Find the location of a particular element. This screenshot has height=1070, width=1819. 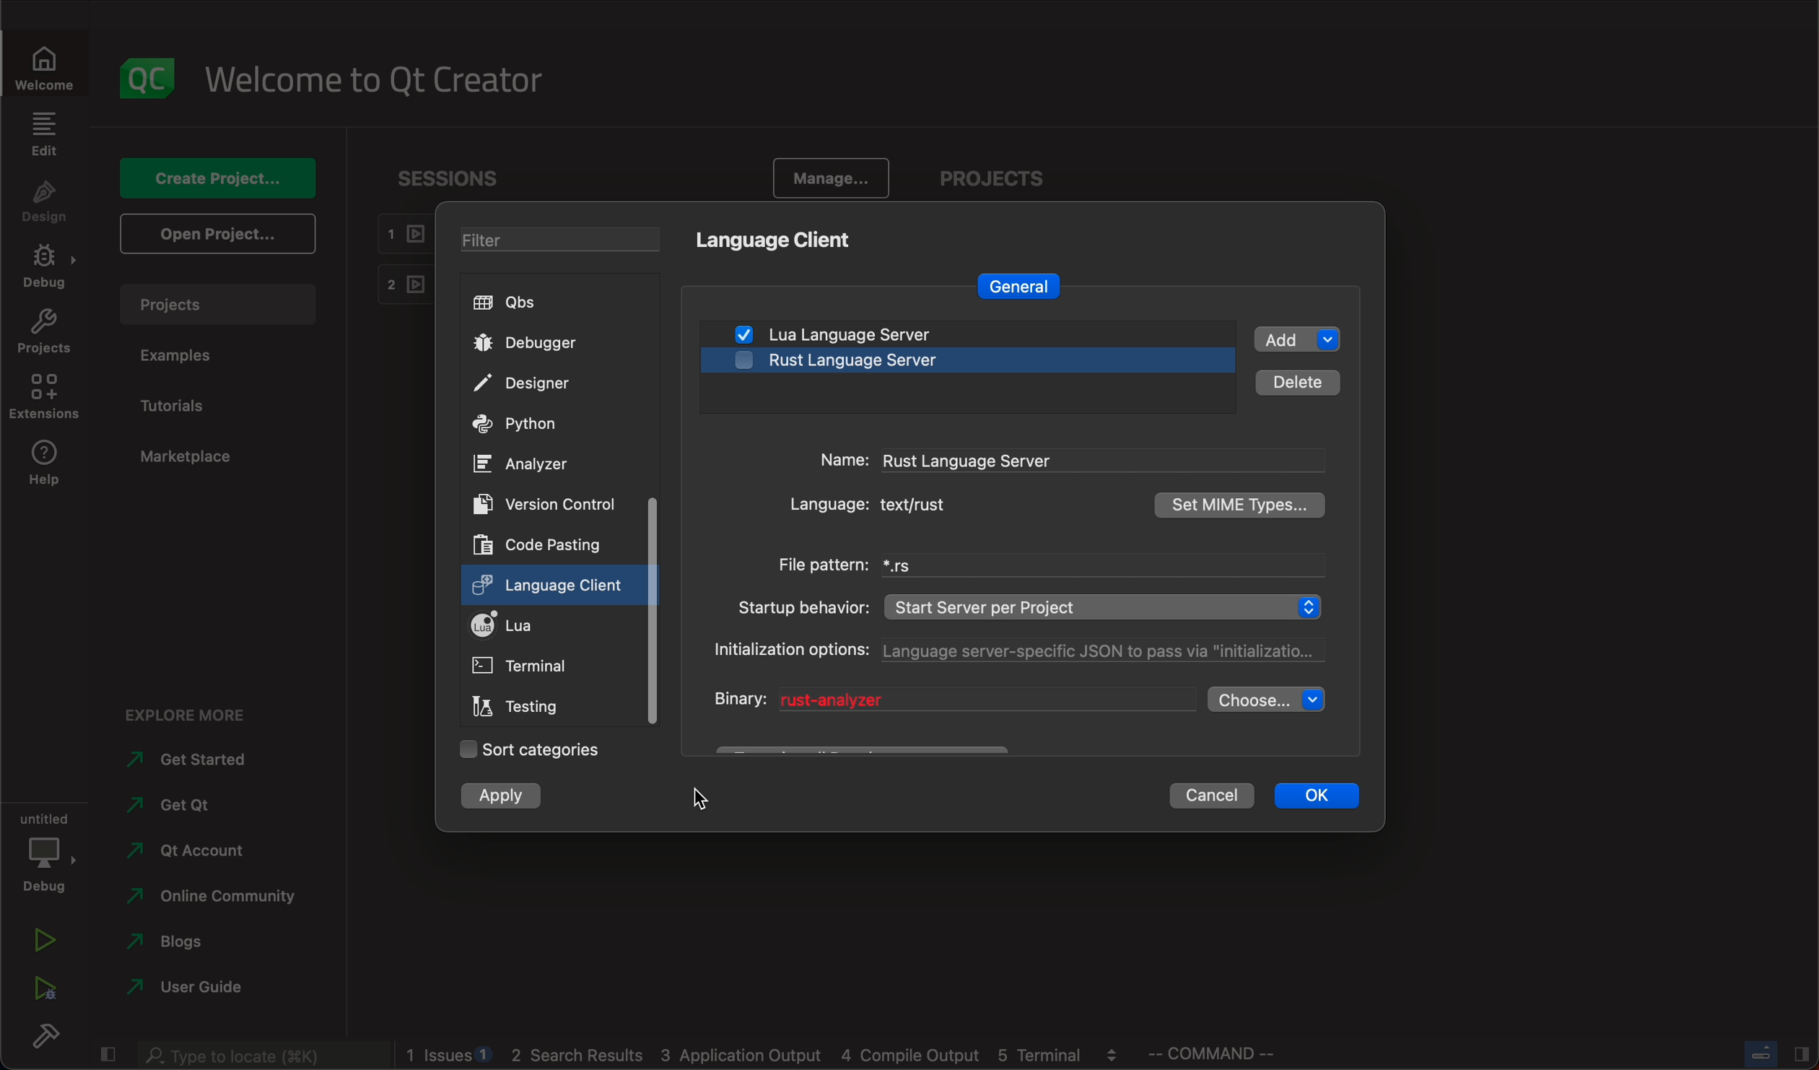

help is located at coordinates (45, 466).